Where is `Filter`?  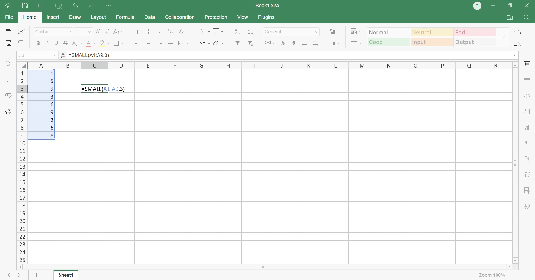
Filter is located at coordinates (238, 43).